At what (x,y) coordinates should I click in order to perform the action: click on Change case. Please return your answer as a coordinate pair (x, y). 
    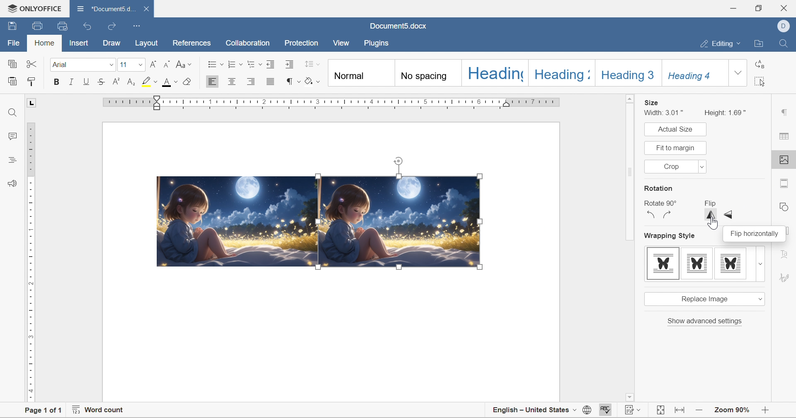
    Looking at the image, I should click on (184, 65).